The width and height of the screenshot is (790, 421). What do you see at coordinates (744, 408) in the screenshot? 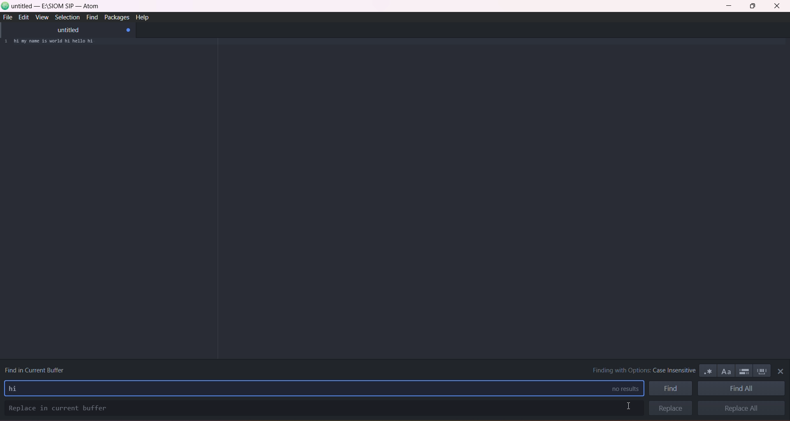
I see `replace all` at bounding box center [744, 408].